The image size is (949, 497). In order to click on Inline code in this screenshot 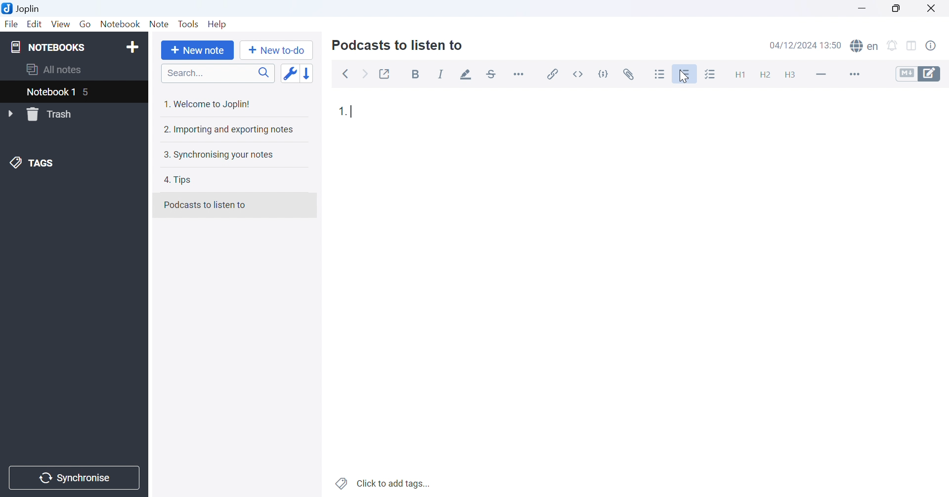, I will do `click(580, 73)`.